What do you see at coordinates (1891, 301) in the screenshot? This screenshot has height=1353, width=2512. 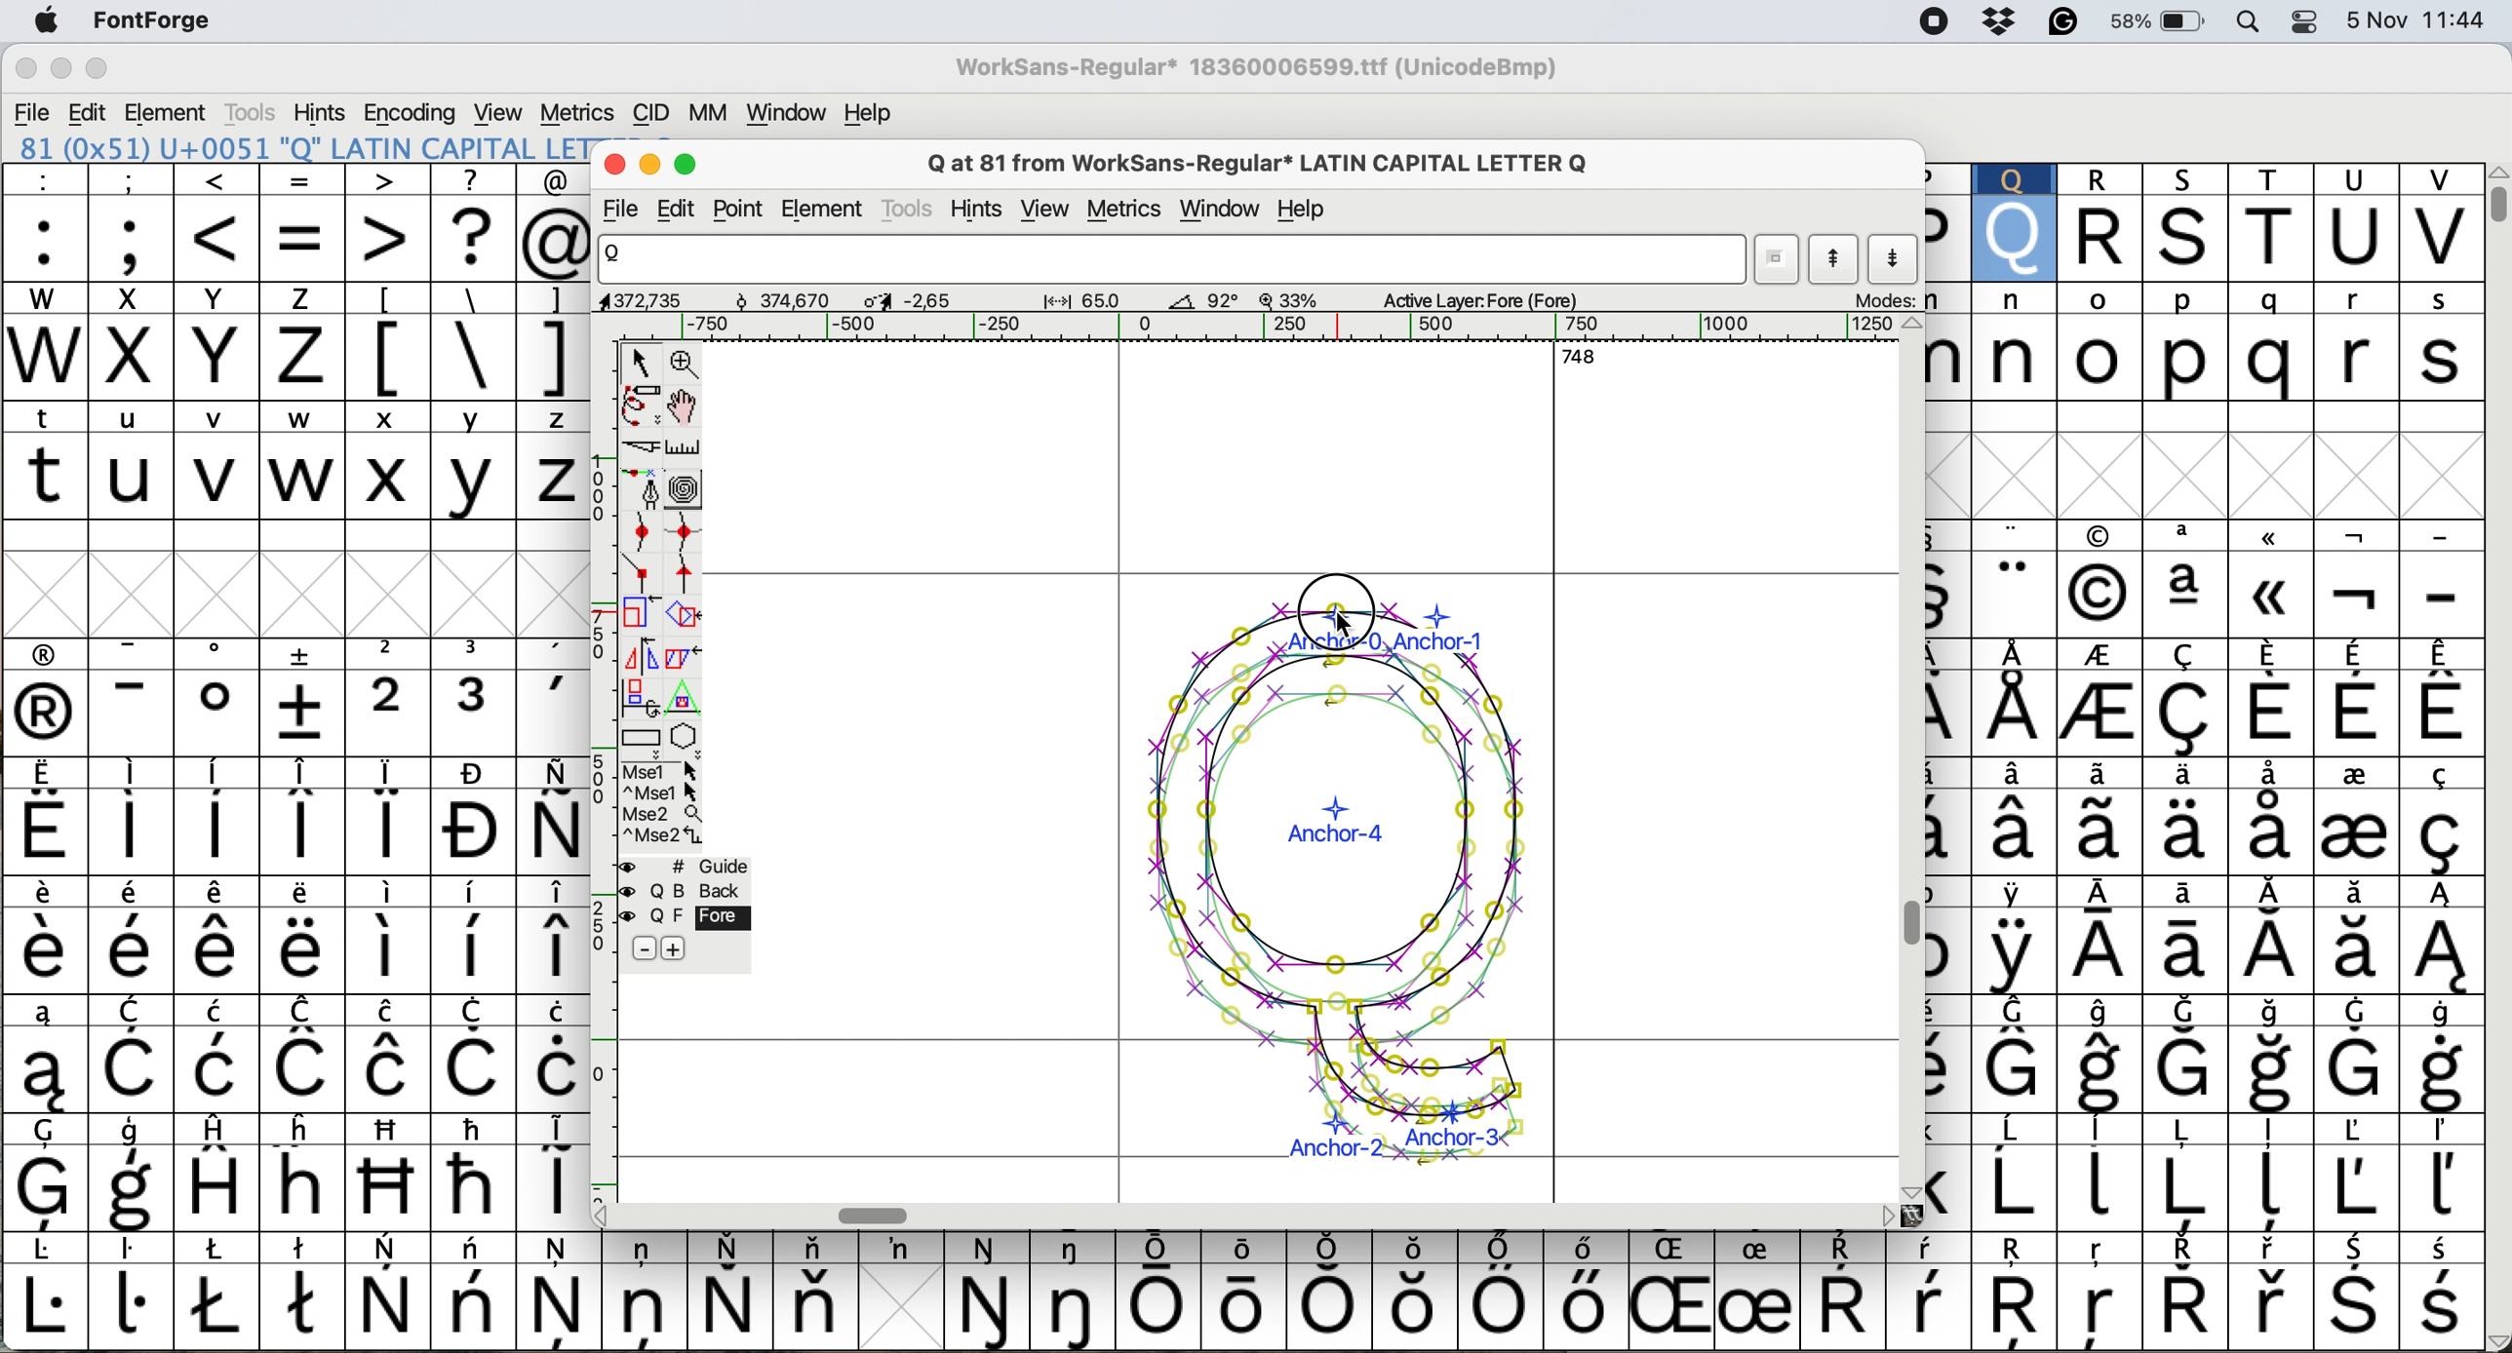 I see `modes` at bounding box center [1891, 301].